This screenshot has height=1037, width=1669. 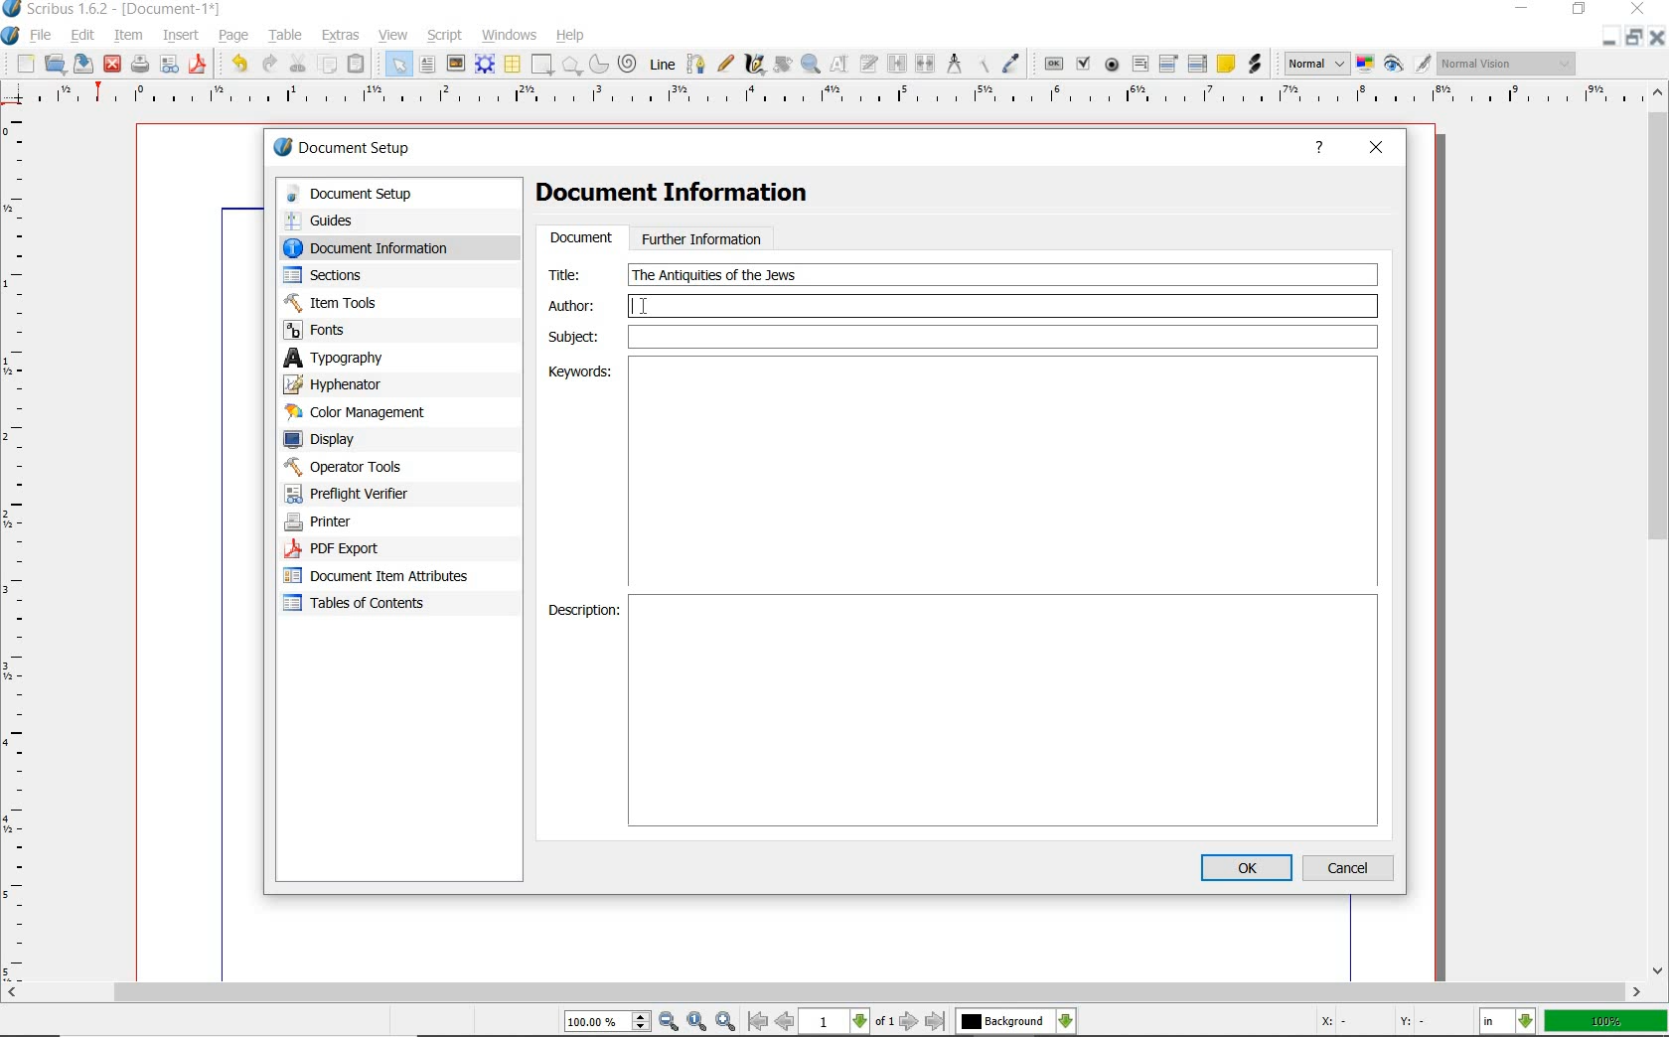 I want to click on table, so click(x=286, y=35).